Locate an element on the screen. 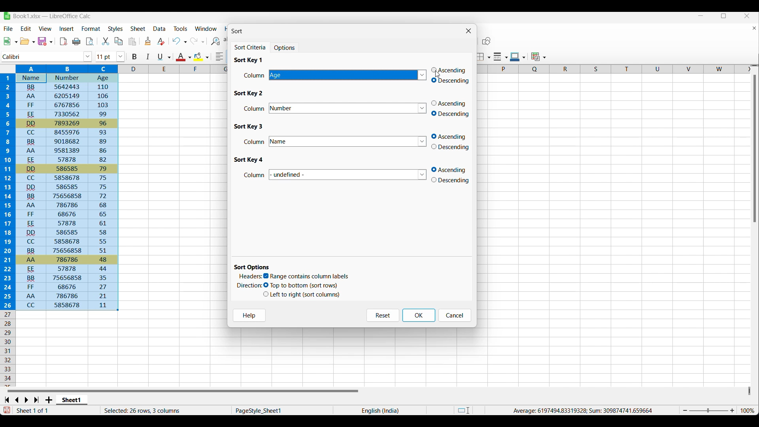 This screenshot has width=759, height=427. column name is located at coordinates (349, 109).